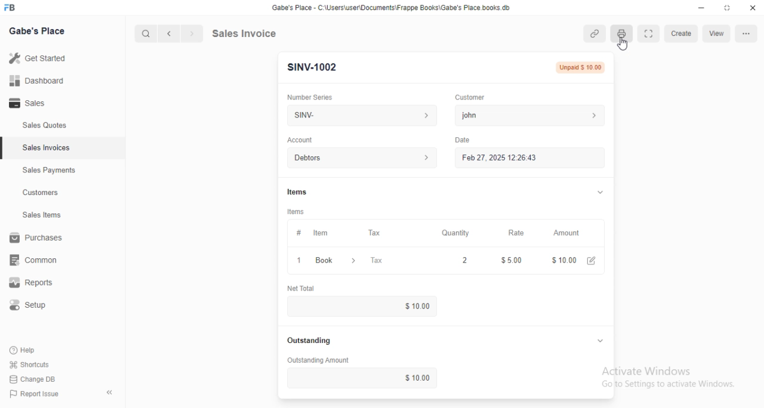  Describe the element at coordinates (45, 125) in the screenshot. I see `sales quotes` at that location.